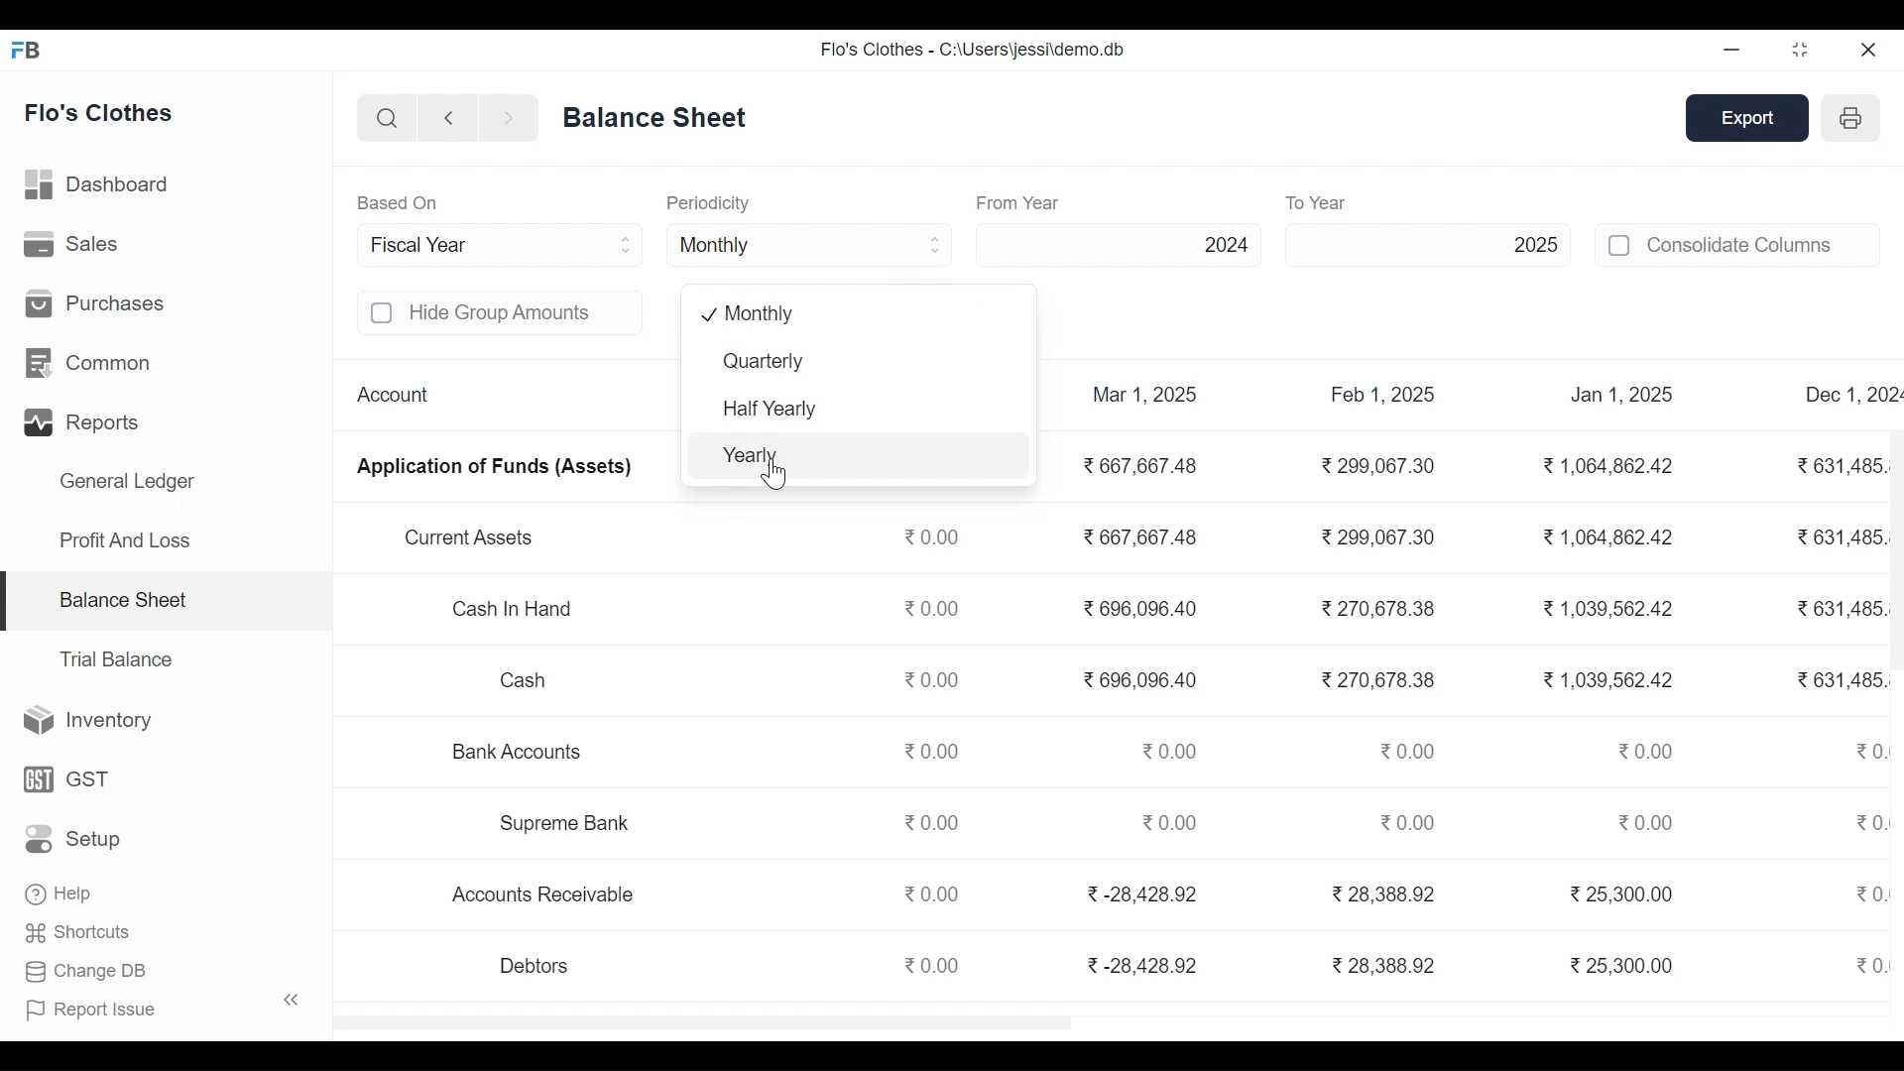  I want to click on forward, so click(509, 119).